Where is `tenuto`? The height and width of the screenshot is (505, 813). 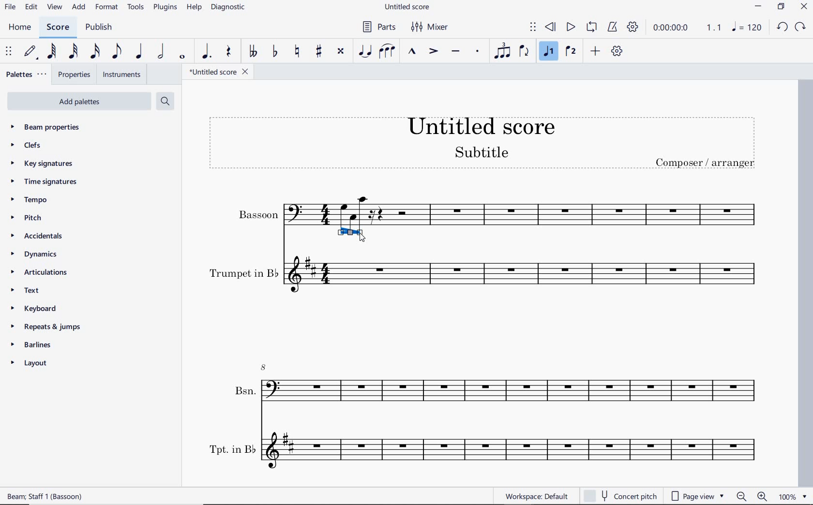
tenuto is located at coordinates (458, 51).